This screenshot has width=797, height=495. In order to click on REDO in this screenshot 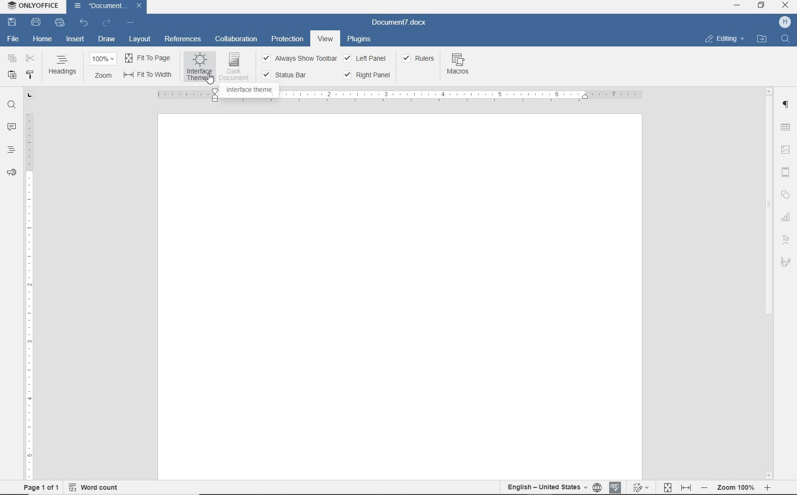, I will do `click(107, 24)`.